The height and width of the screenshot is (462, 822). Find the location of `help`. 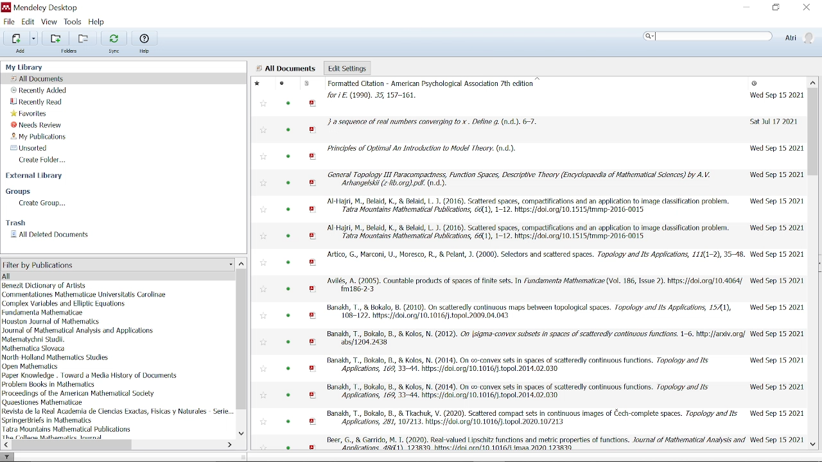

help is located at coordinates (144, 50).